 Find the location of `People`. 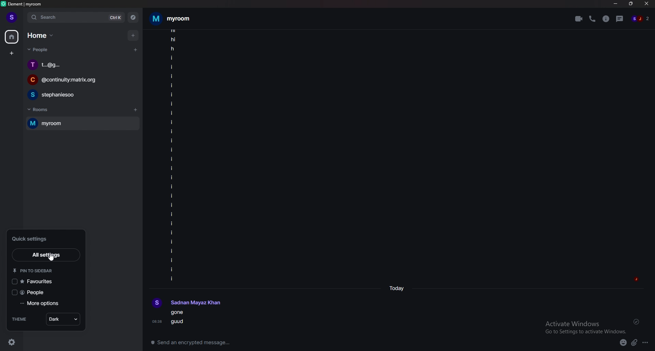

People is located at coordinates (37, 51).